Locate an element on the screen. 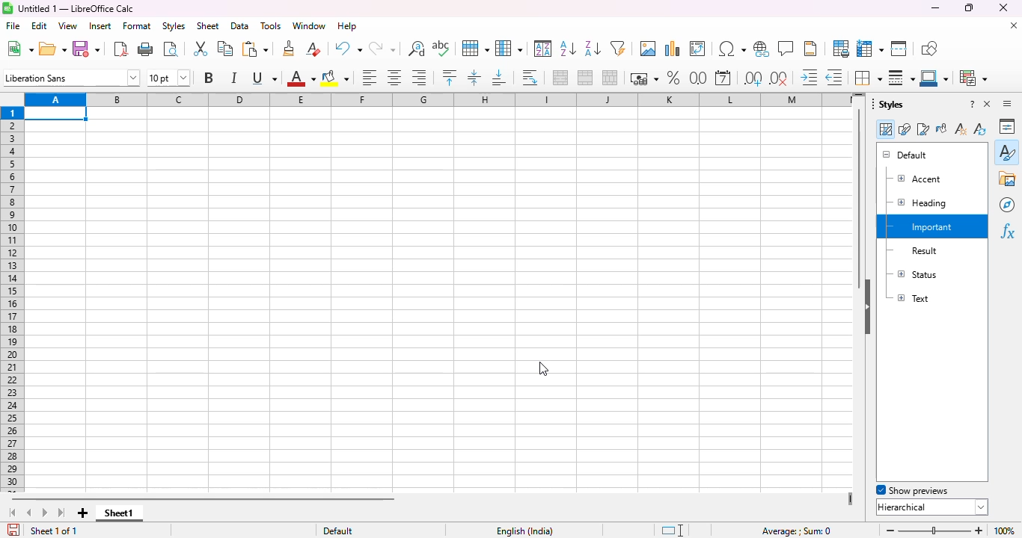 Image resolution: width=1022 pixels, height=538 pixels. edit is located at coordinates (39, 26).